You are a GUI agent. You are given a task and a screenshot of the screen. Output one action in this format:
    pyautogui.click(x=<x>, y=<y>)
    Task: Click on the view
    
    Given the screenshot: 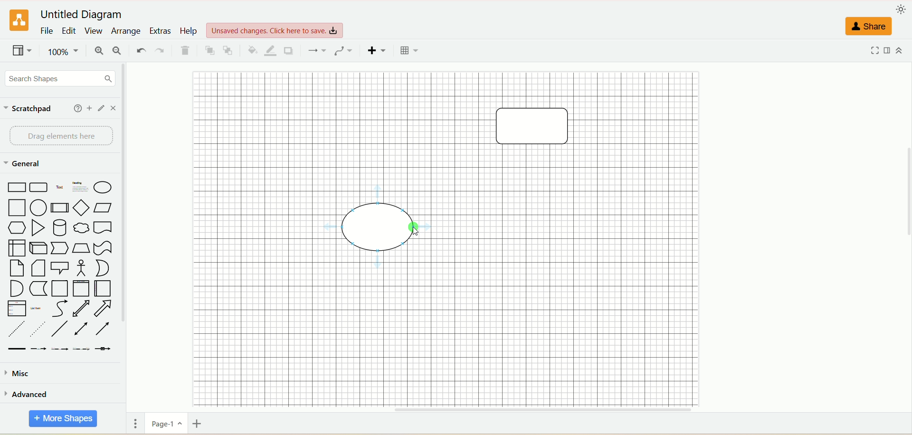 What is the action you would take?
    pyautogui.click(x=95, y=31)
    